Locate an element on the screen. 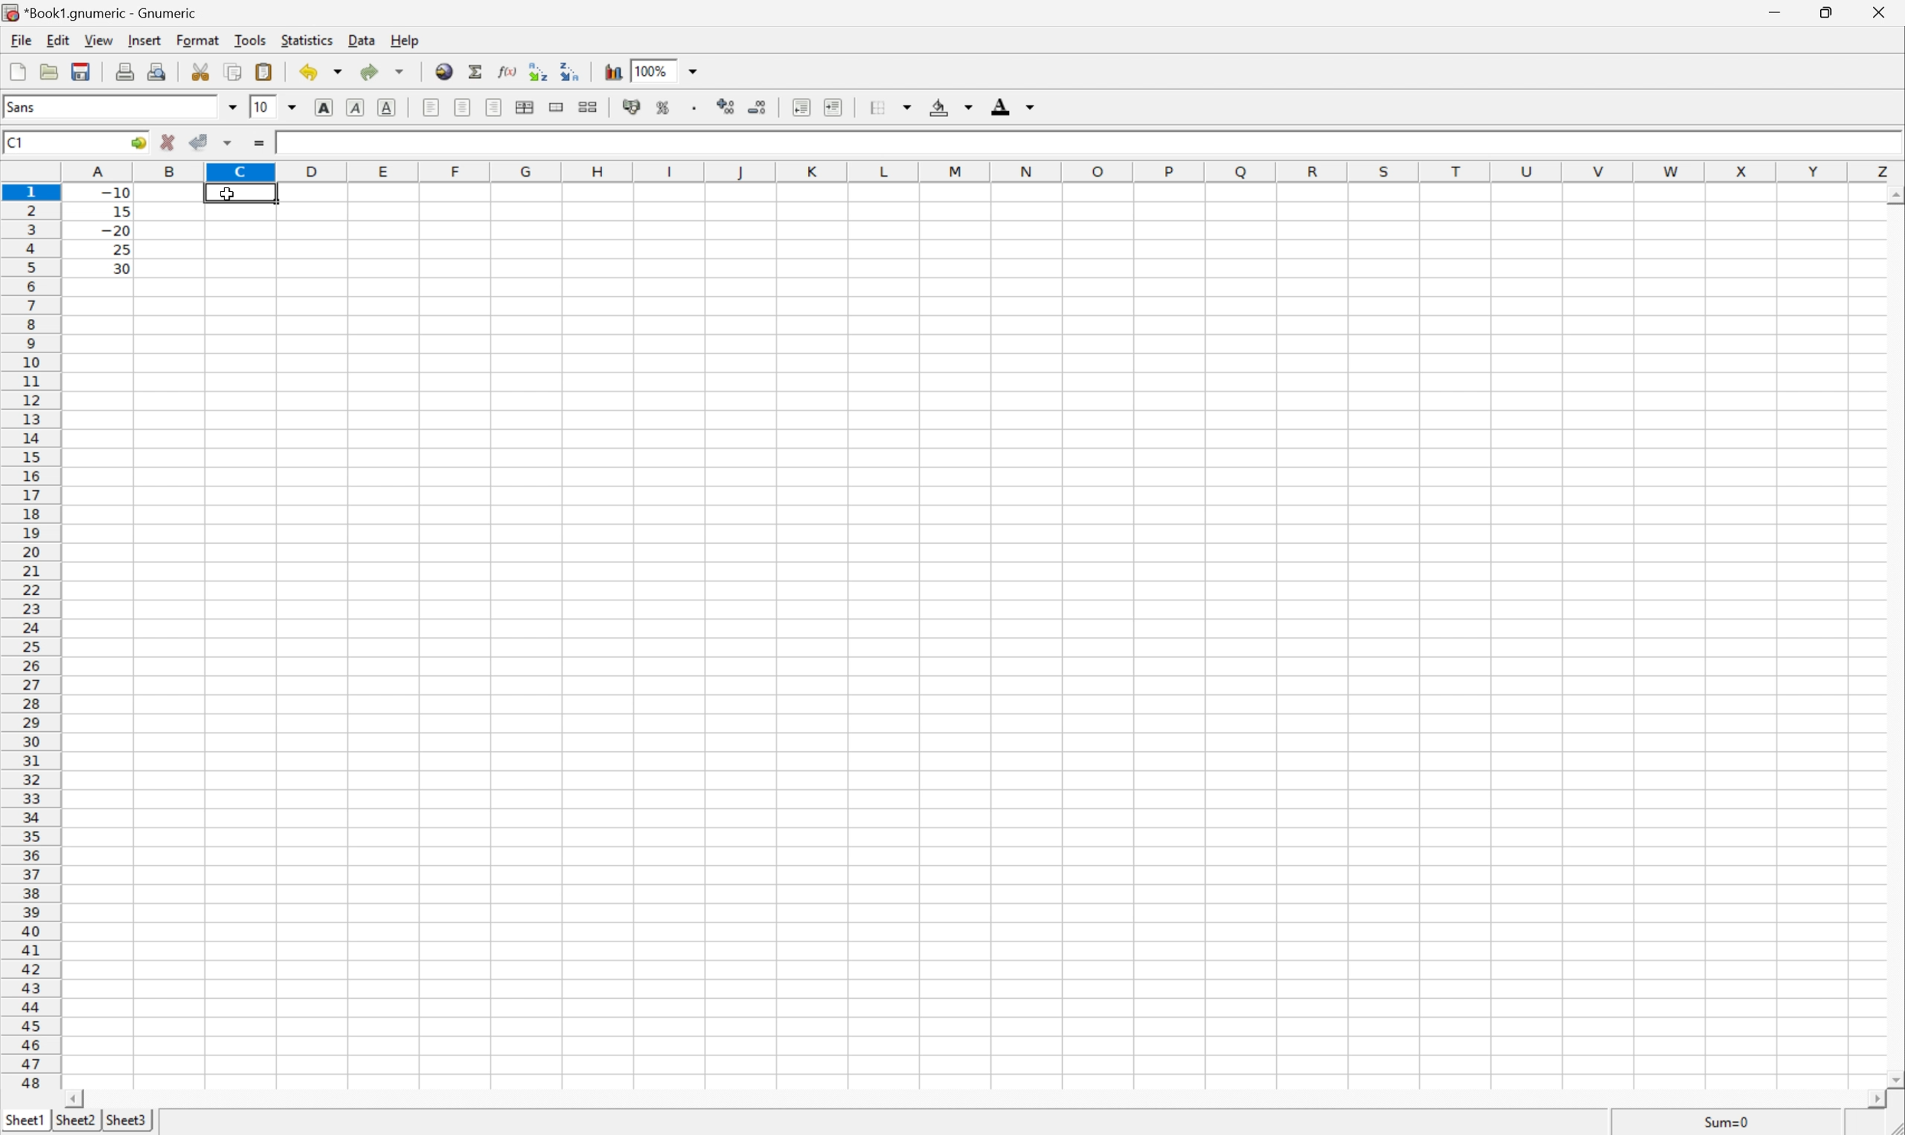  100% is located at coordinates (654, 70).